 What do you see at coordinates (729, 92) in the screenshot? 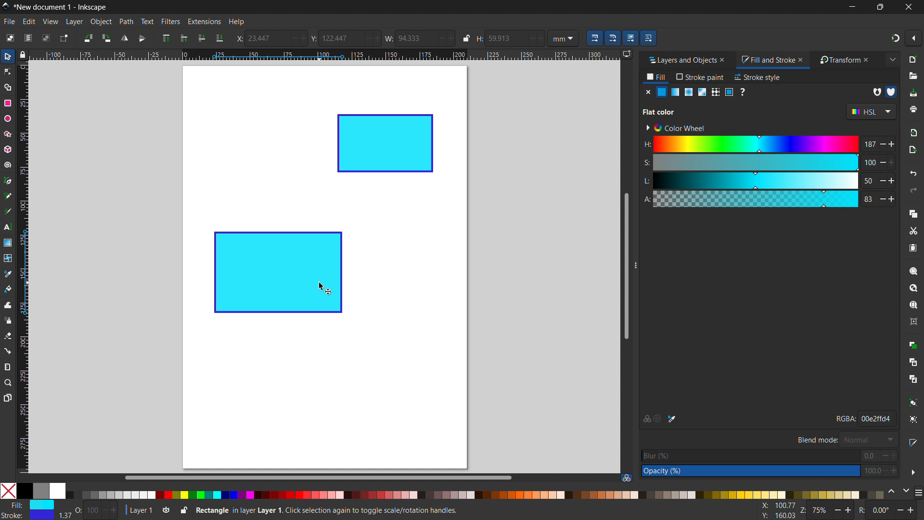
I see `swatch` at bounding box center [729, 92].